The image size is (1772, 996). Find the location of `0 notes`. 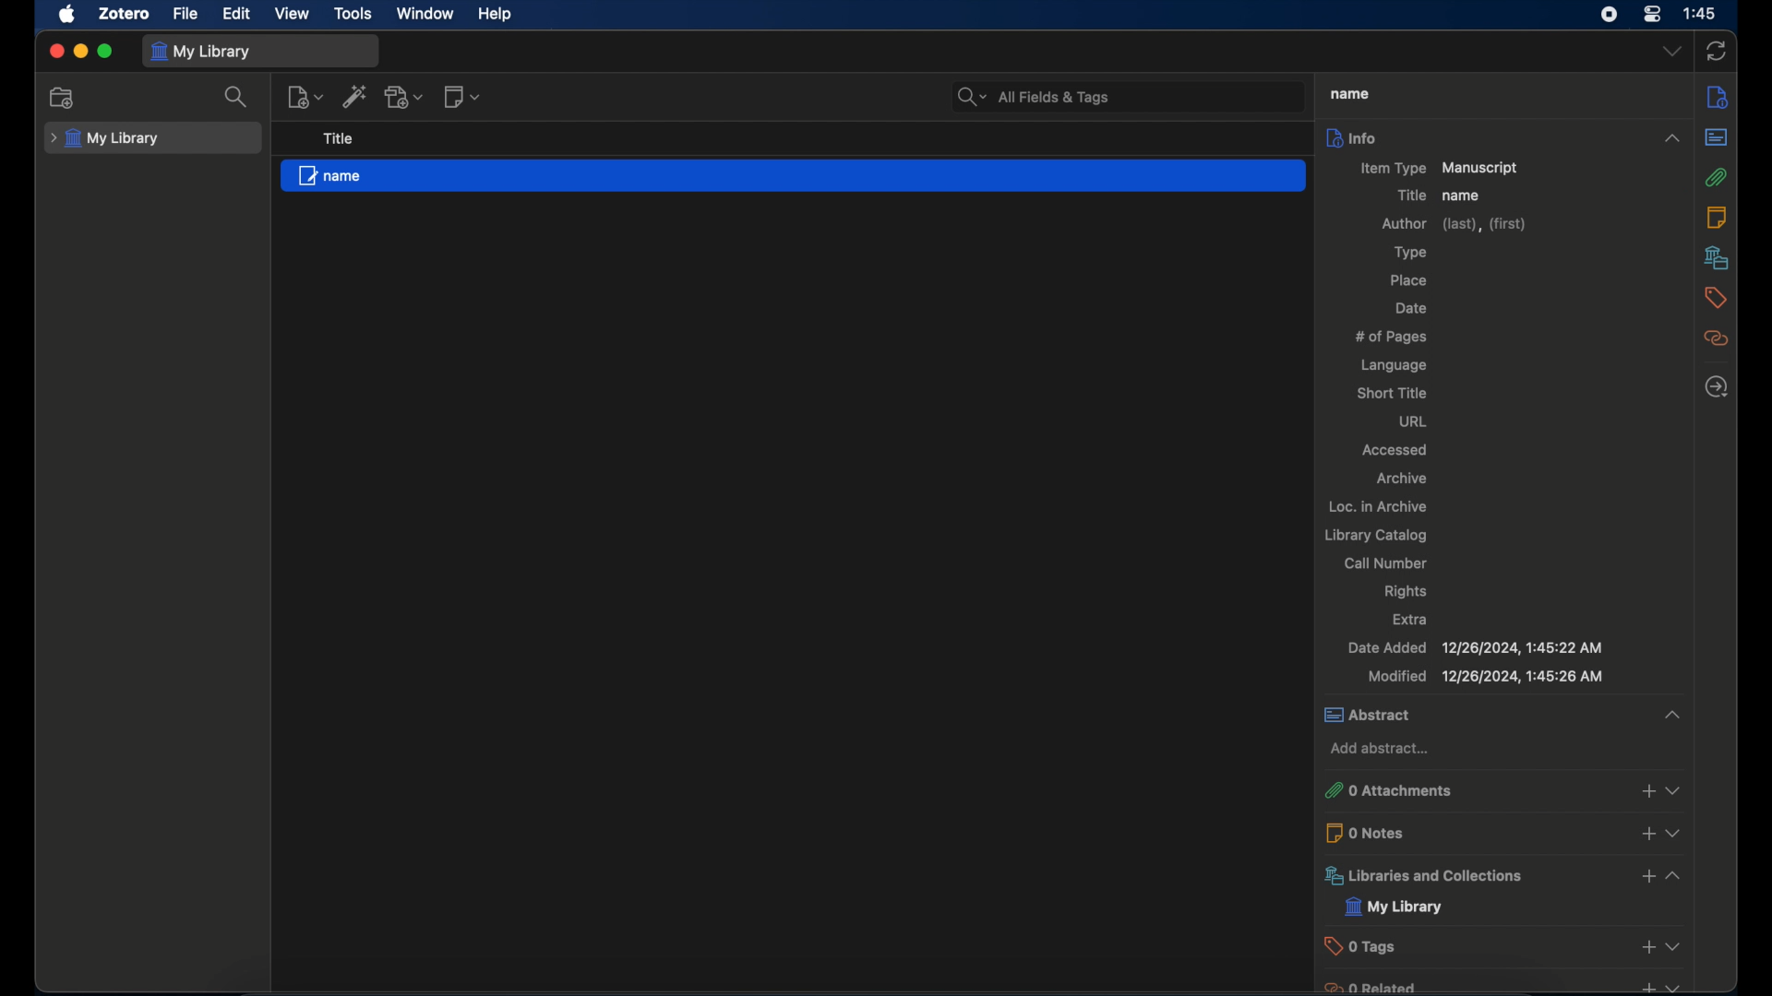

0 notes is located at coordinates (1505, 831).